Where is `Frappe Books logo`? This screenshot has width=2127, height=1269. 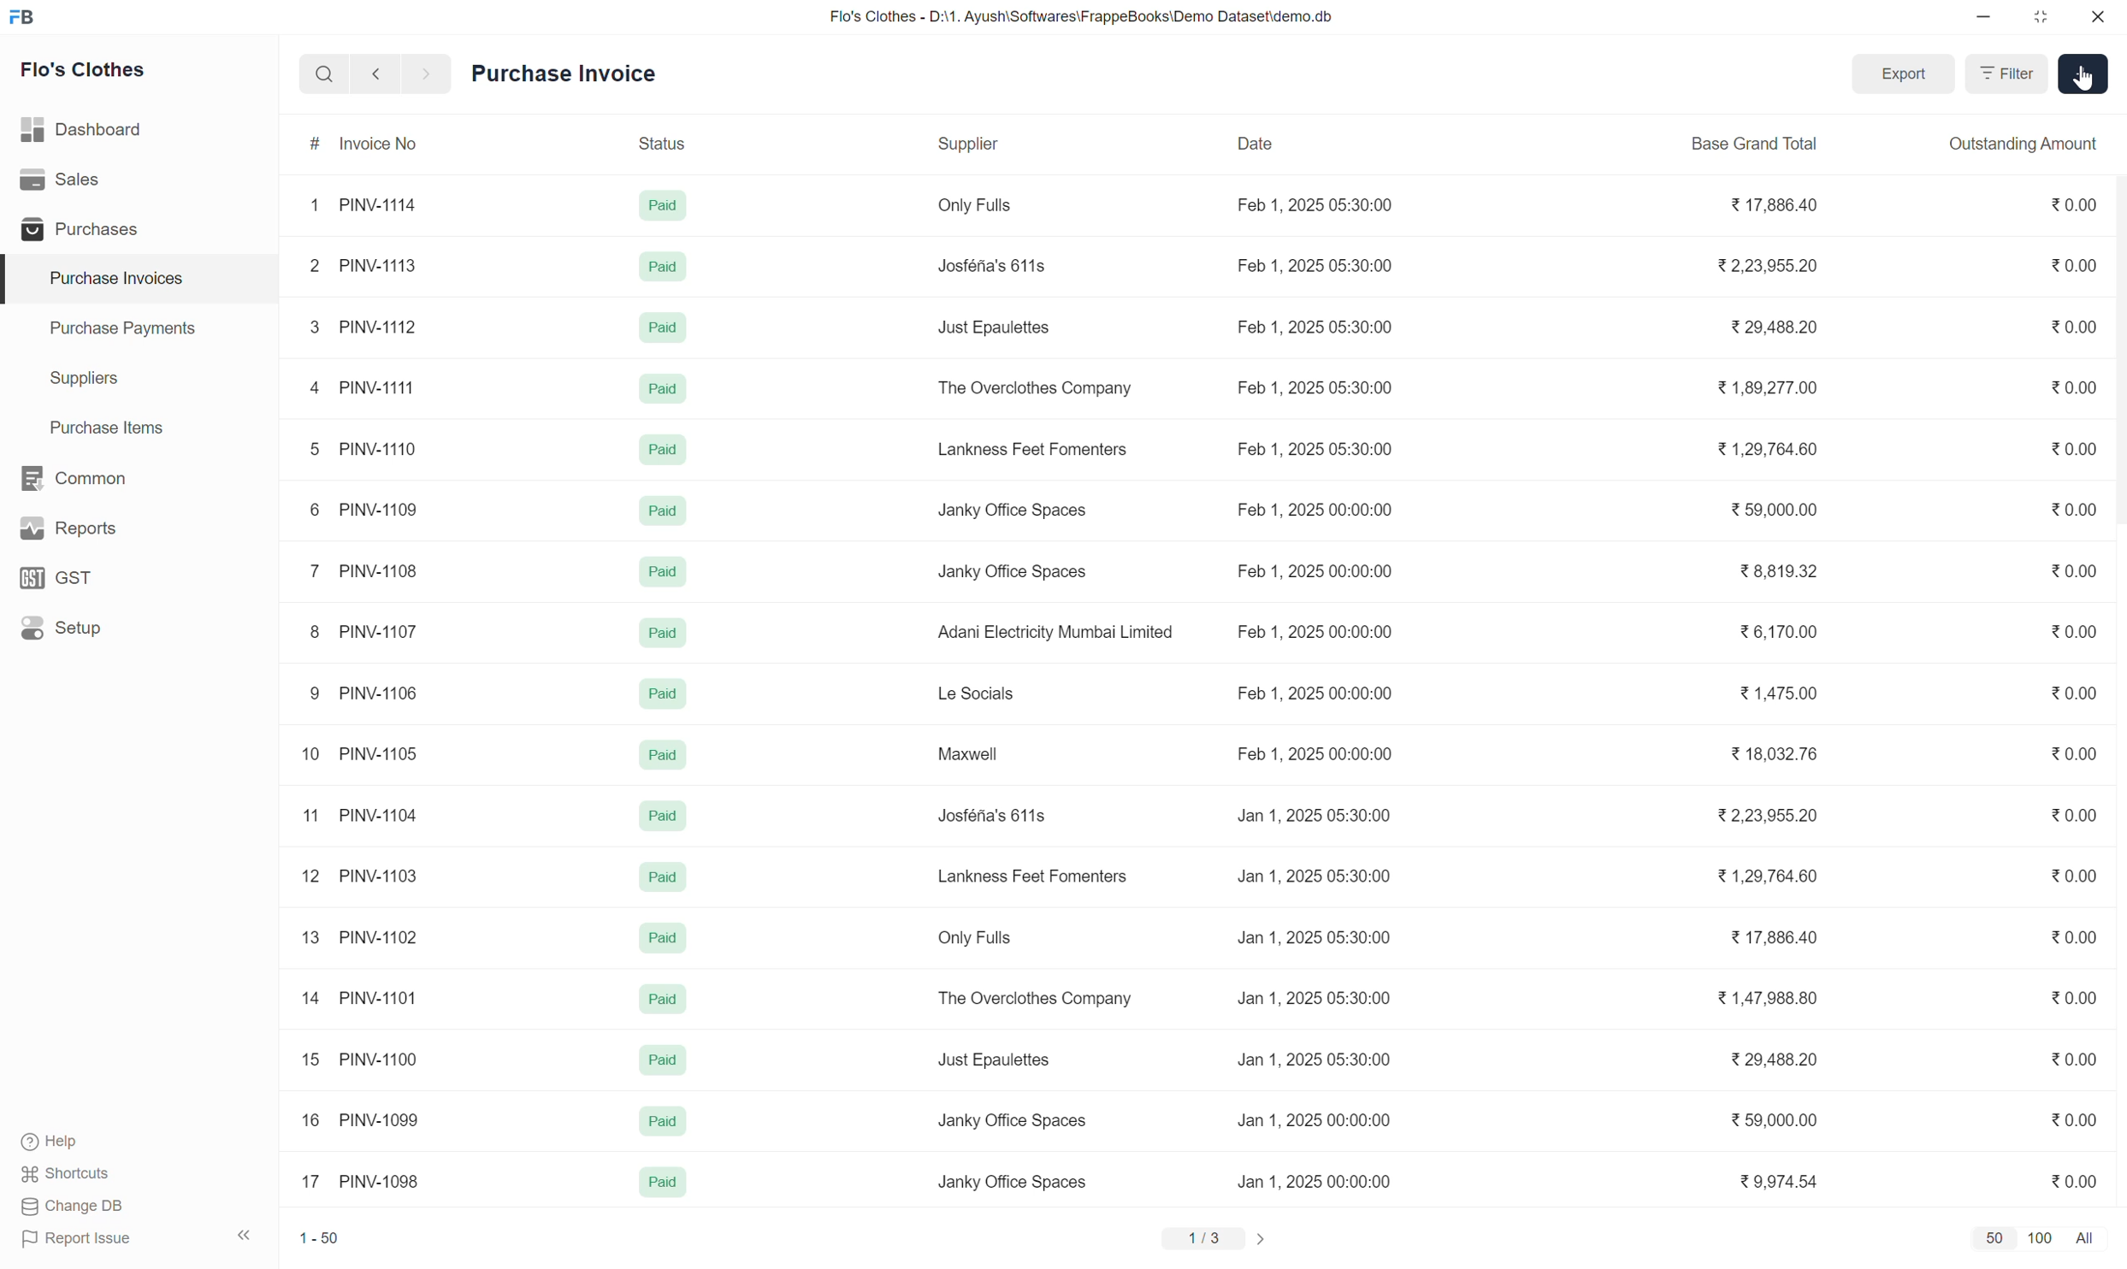 Frappe Books logo is located at coordinates (21, 17).